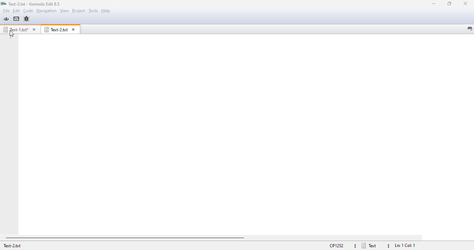 The image size is (474, 250). Describe the element at coordinates (125, 238) in the screenshot. I see `horizontal scroll bar` at that location.